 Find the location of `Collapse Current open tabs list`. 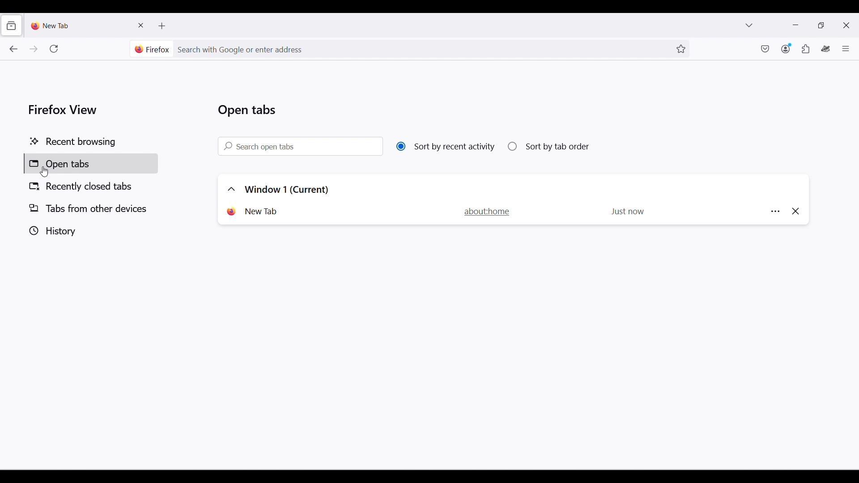

Collapse Current open tabs list is located at coordinates (231, 189).